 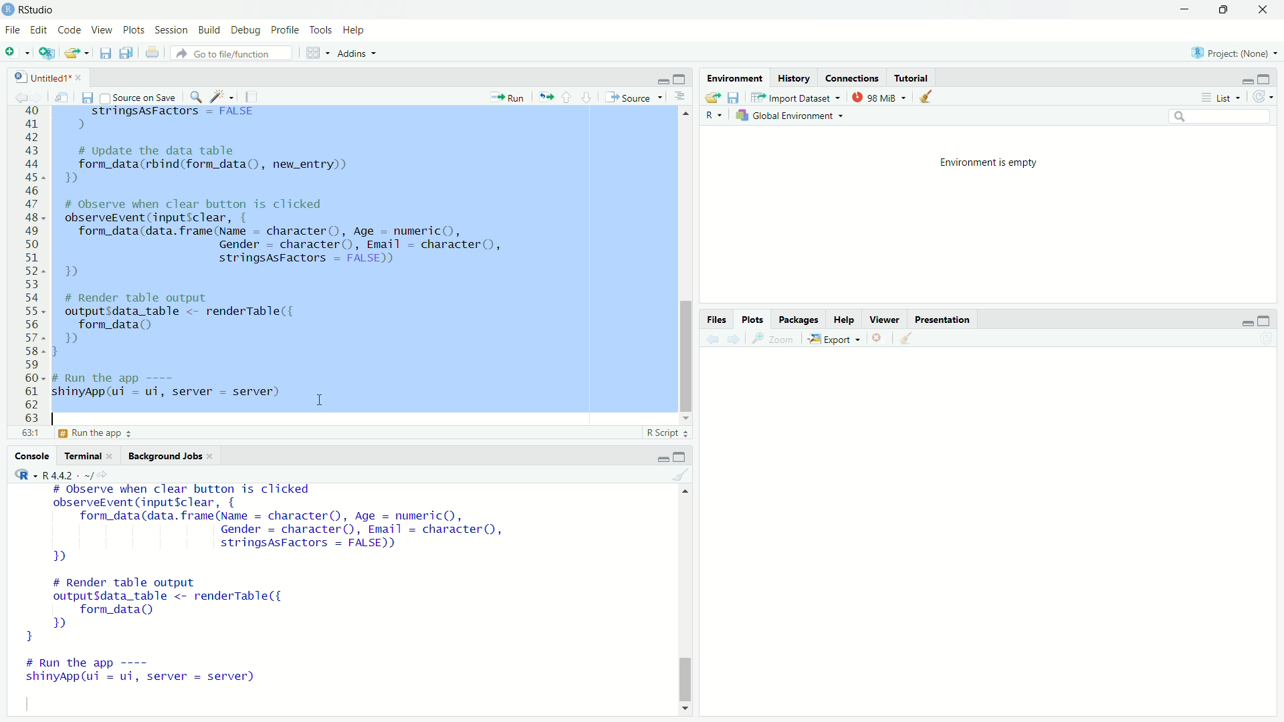 What do you see at coordinates (210, 30) in the screenshot?
I see `Build` at bounding box center [210, 30].